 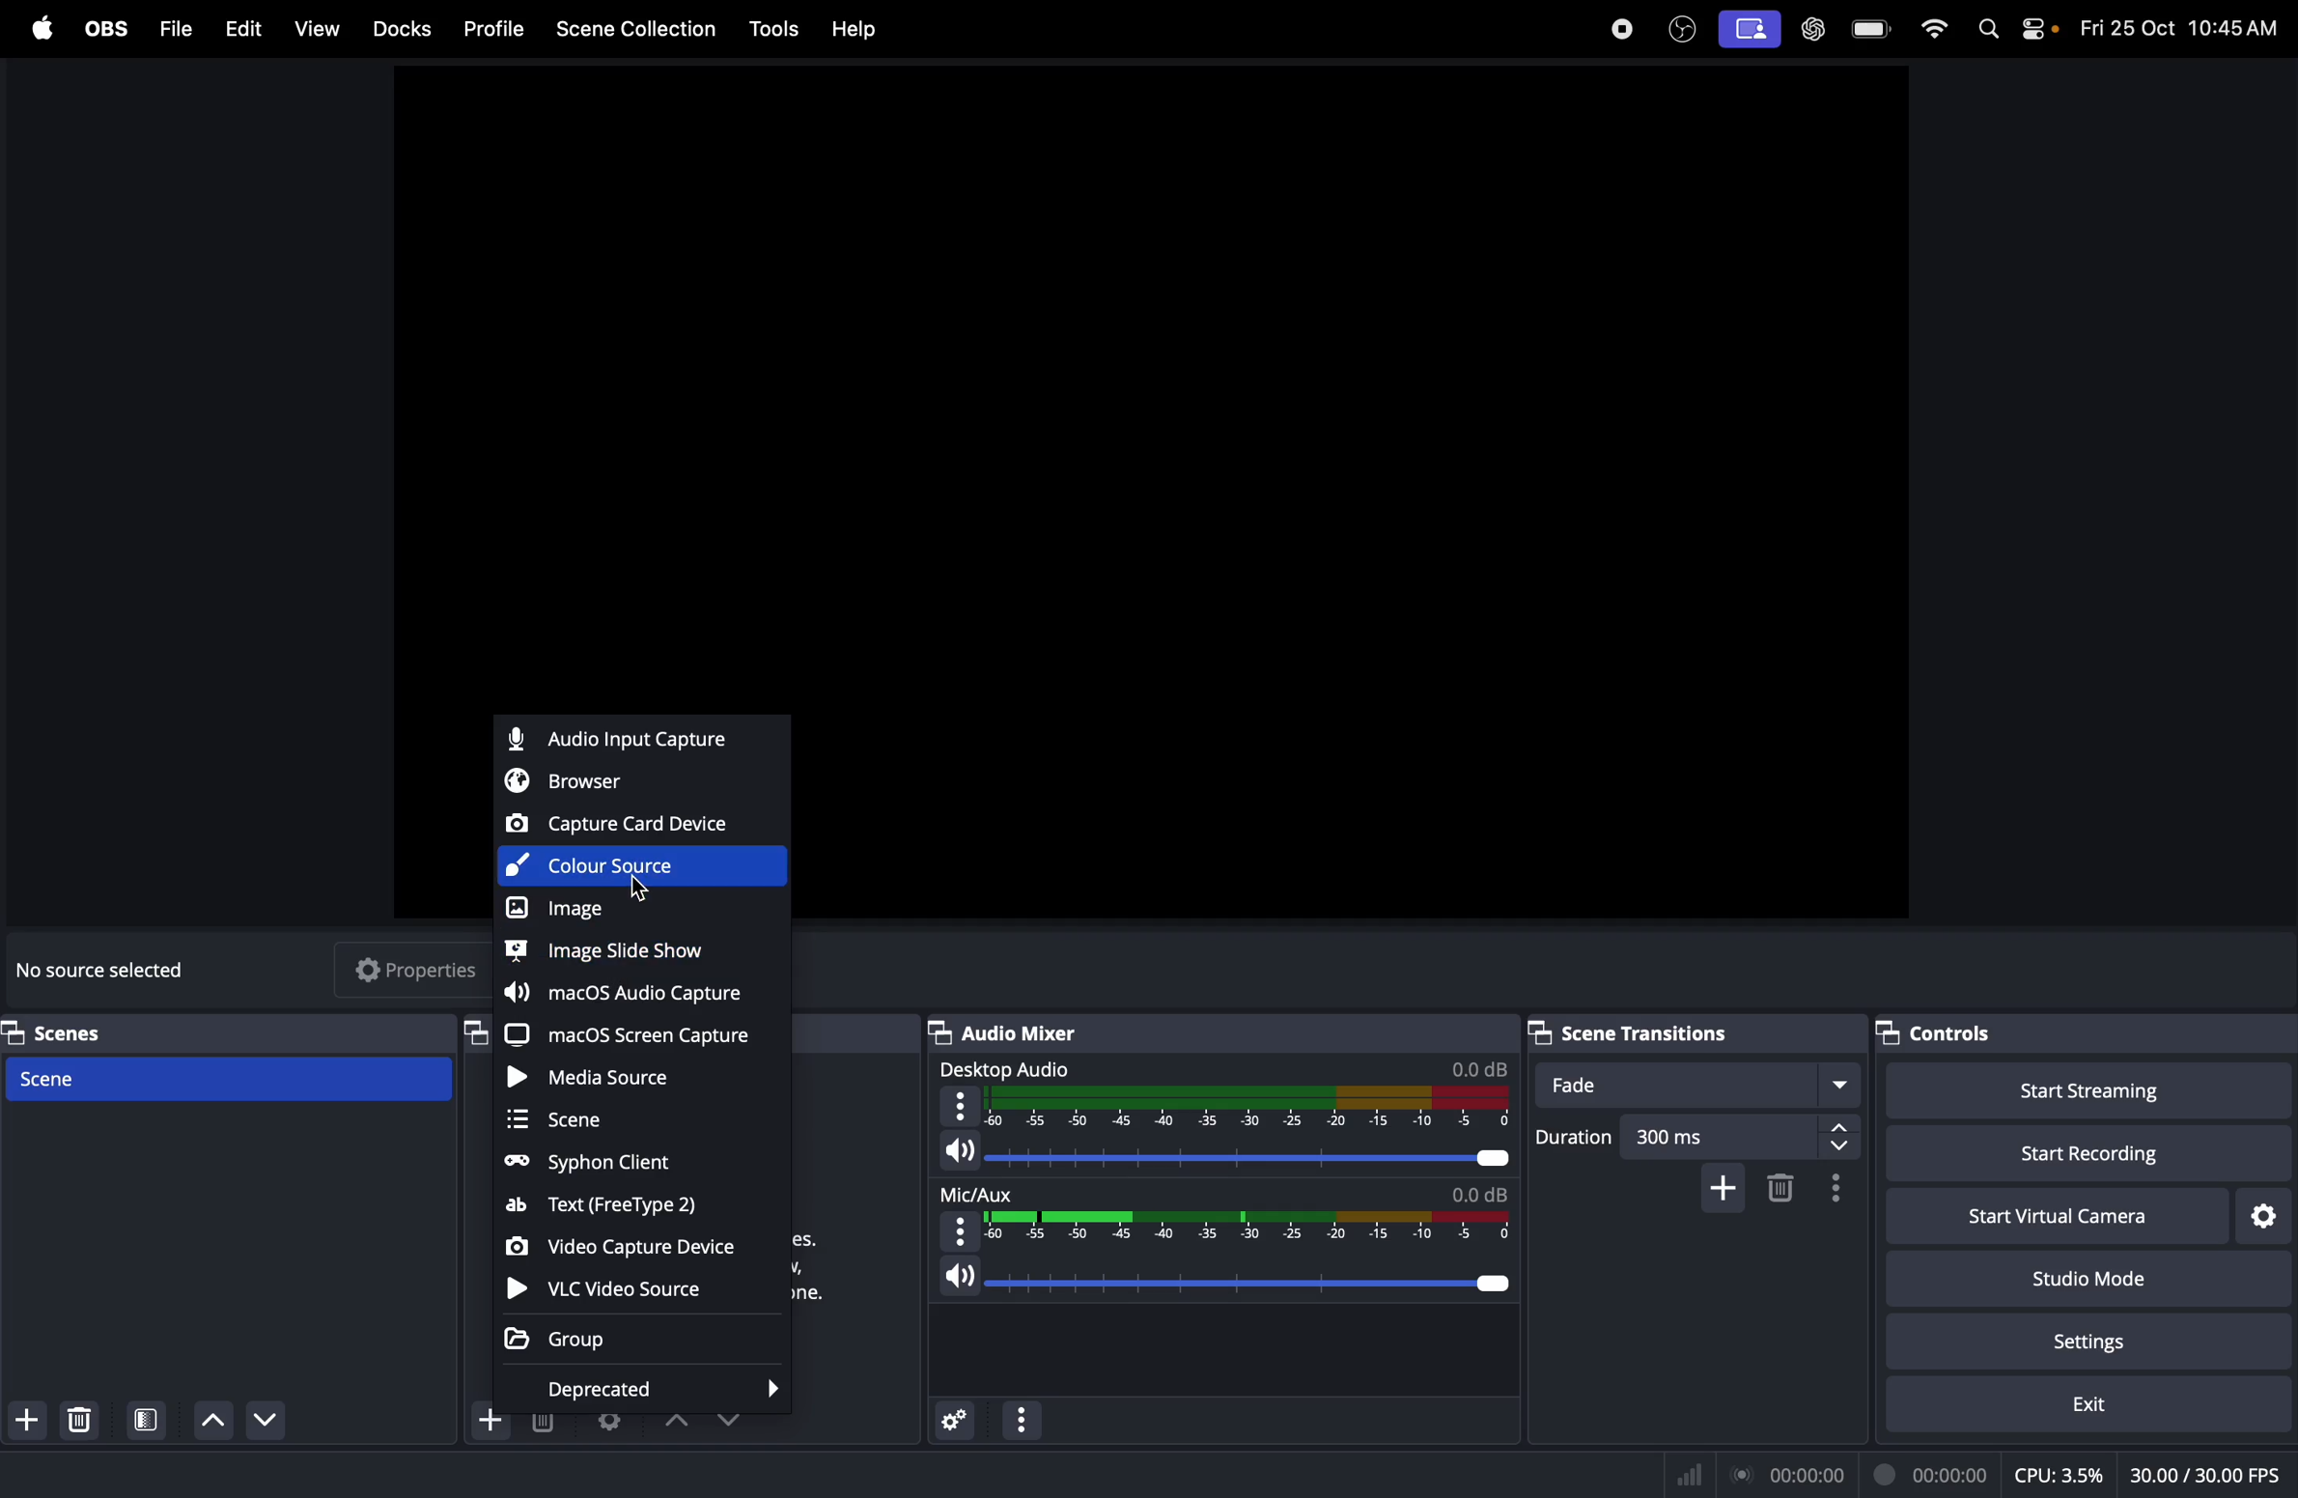 What do you see at coordinates (609, 782) in the screenshot?
I see `browser` at bounding box center [609, 782].